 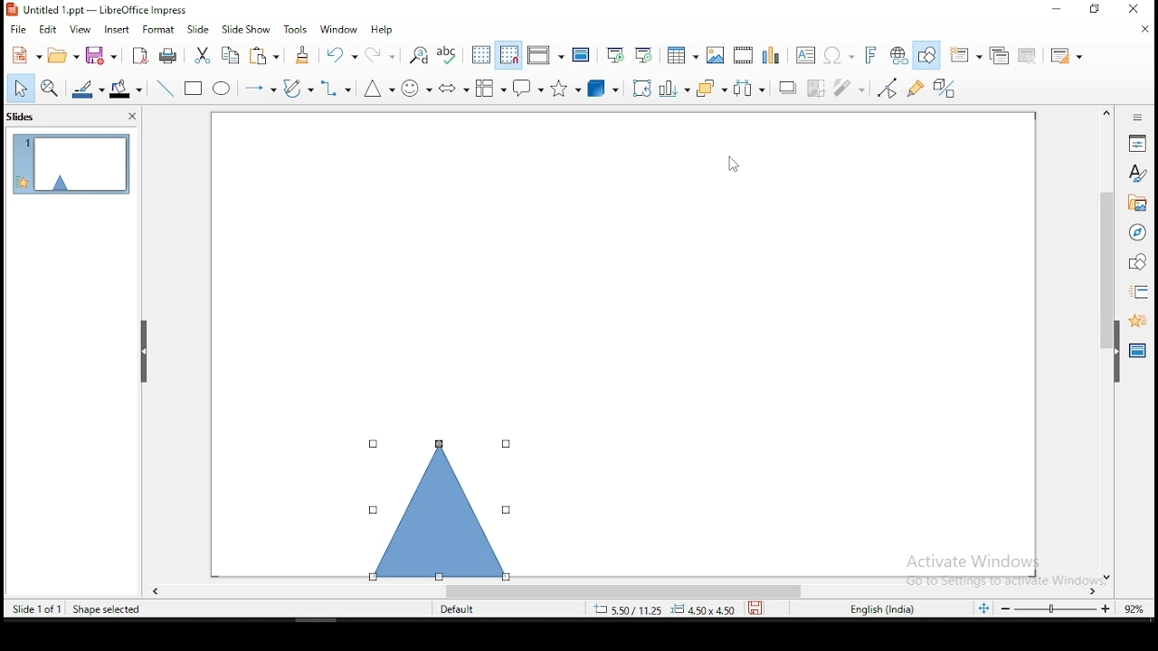 I want to click on snap to grids, so click(x=511, y=53).